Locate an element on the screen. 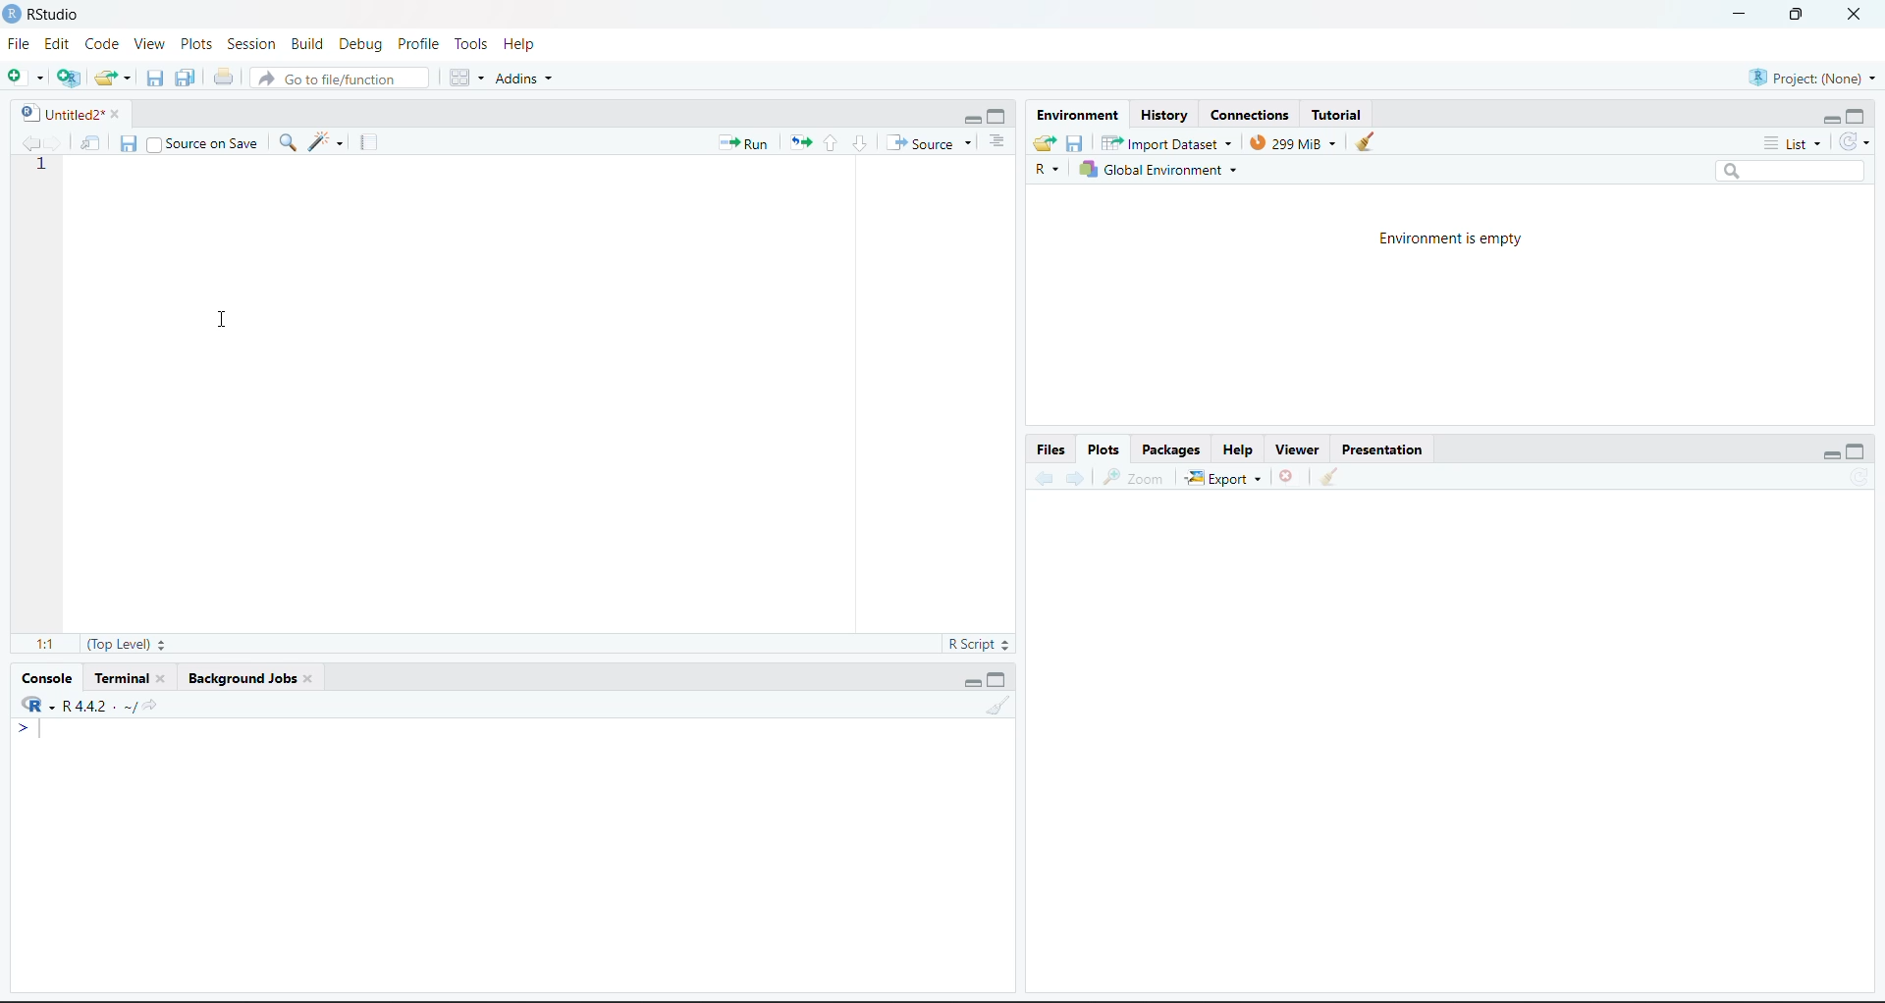  list is located at coordinates (1797, 144).